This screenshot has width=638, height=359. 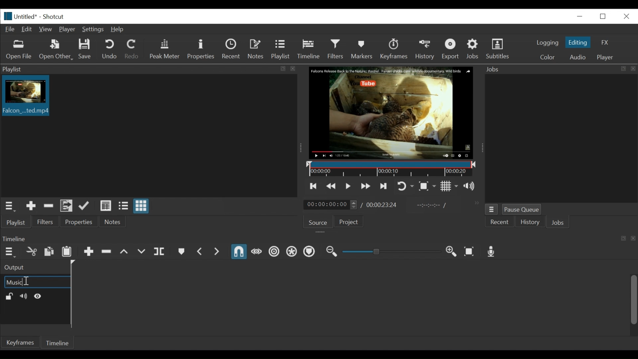 What do you see at coordinates (601, 16) in the screenshot?
I see `Restore` at bounding box center [601, 16].